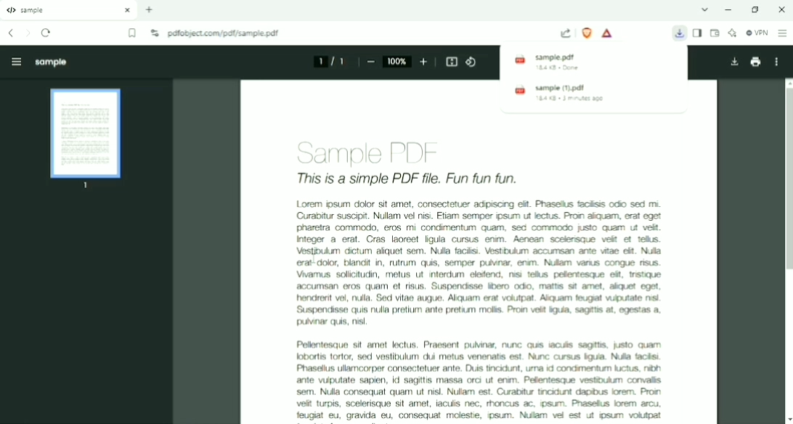  I want to click on Sample.pdf downloaded, so click(595, 62).